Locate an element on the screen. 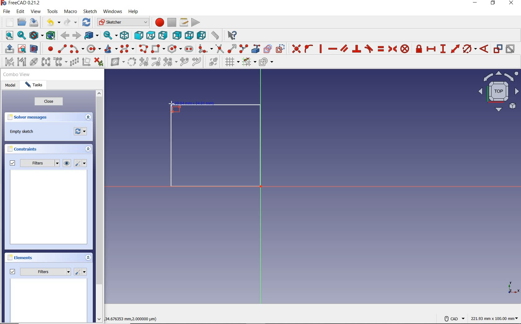 This screenshot has height=324, width=521. filters is located at coordinates (34, 164).